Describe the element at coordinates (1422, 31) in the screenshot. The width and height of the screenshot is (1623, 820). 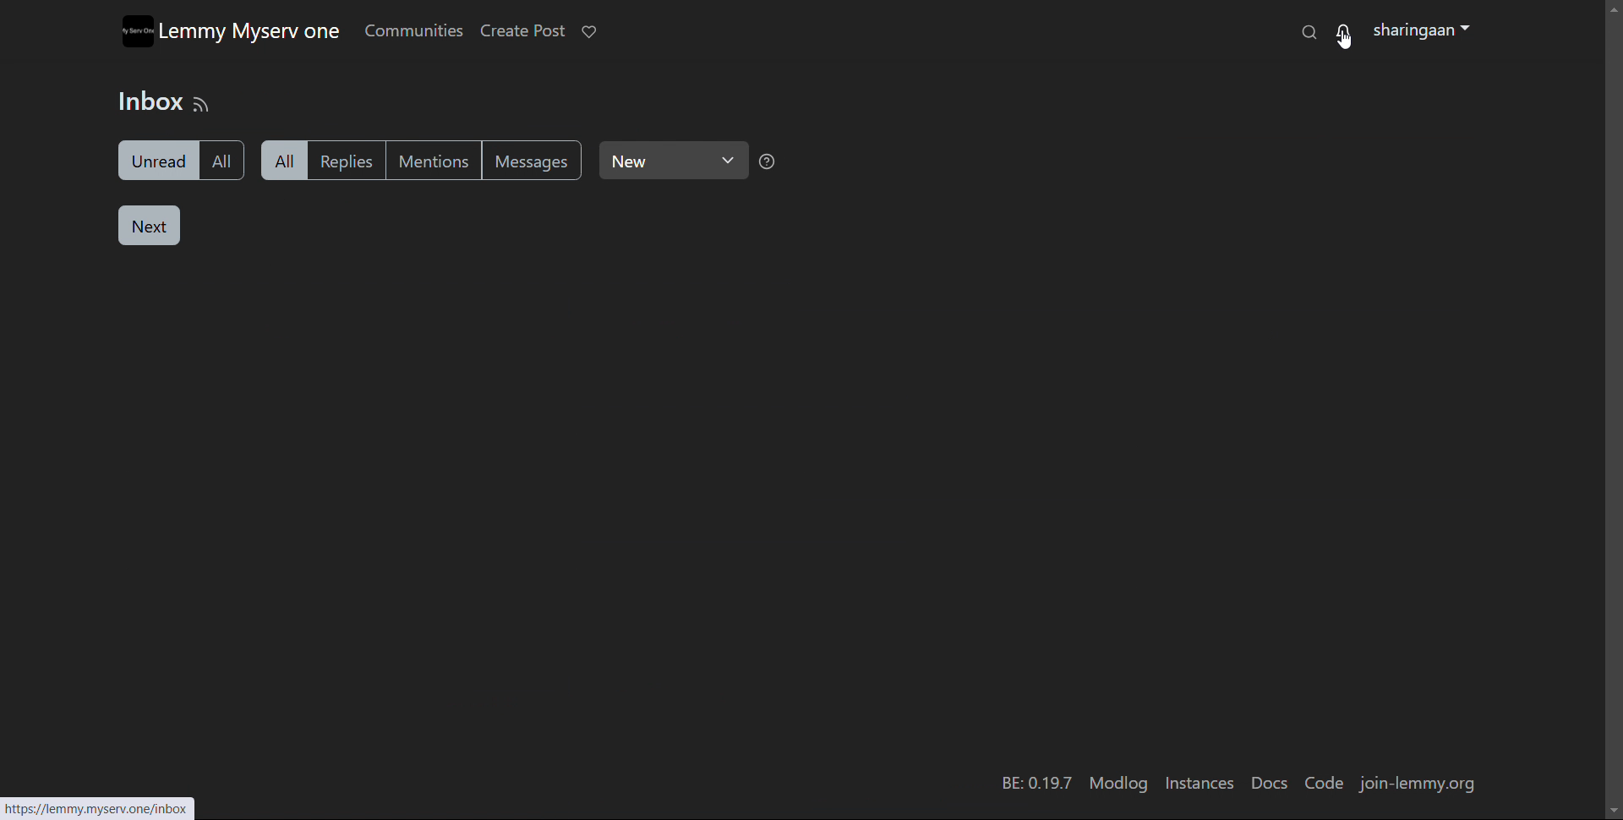
I see `sharingaan(profile)` at that location.